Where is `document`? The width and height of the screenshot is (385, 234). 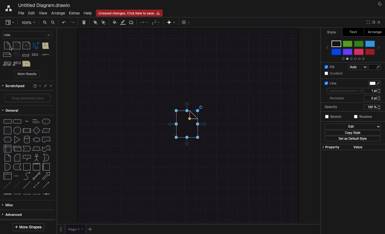
document is located at coordinates (17, 46).